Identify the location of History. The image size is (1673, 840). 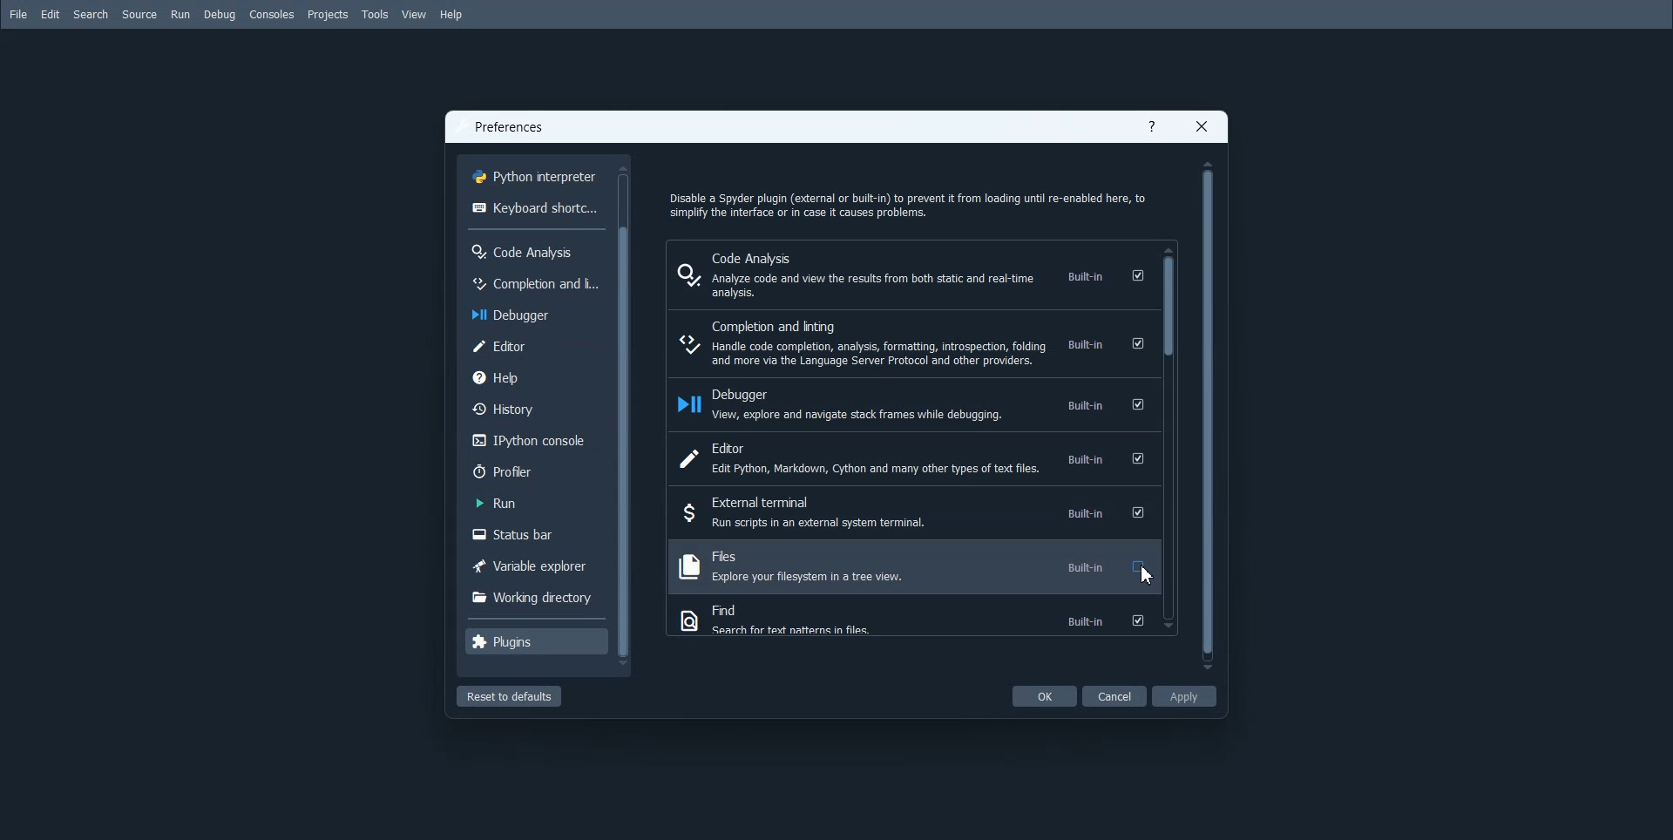
(535, 408).